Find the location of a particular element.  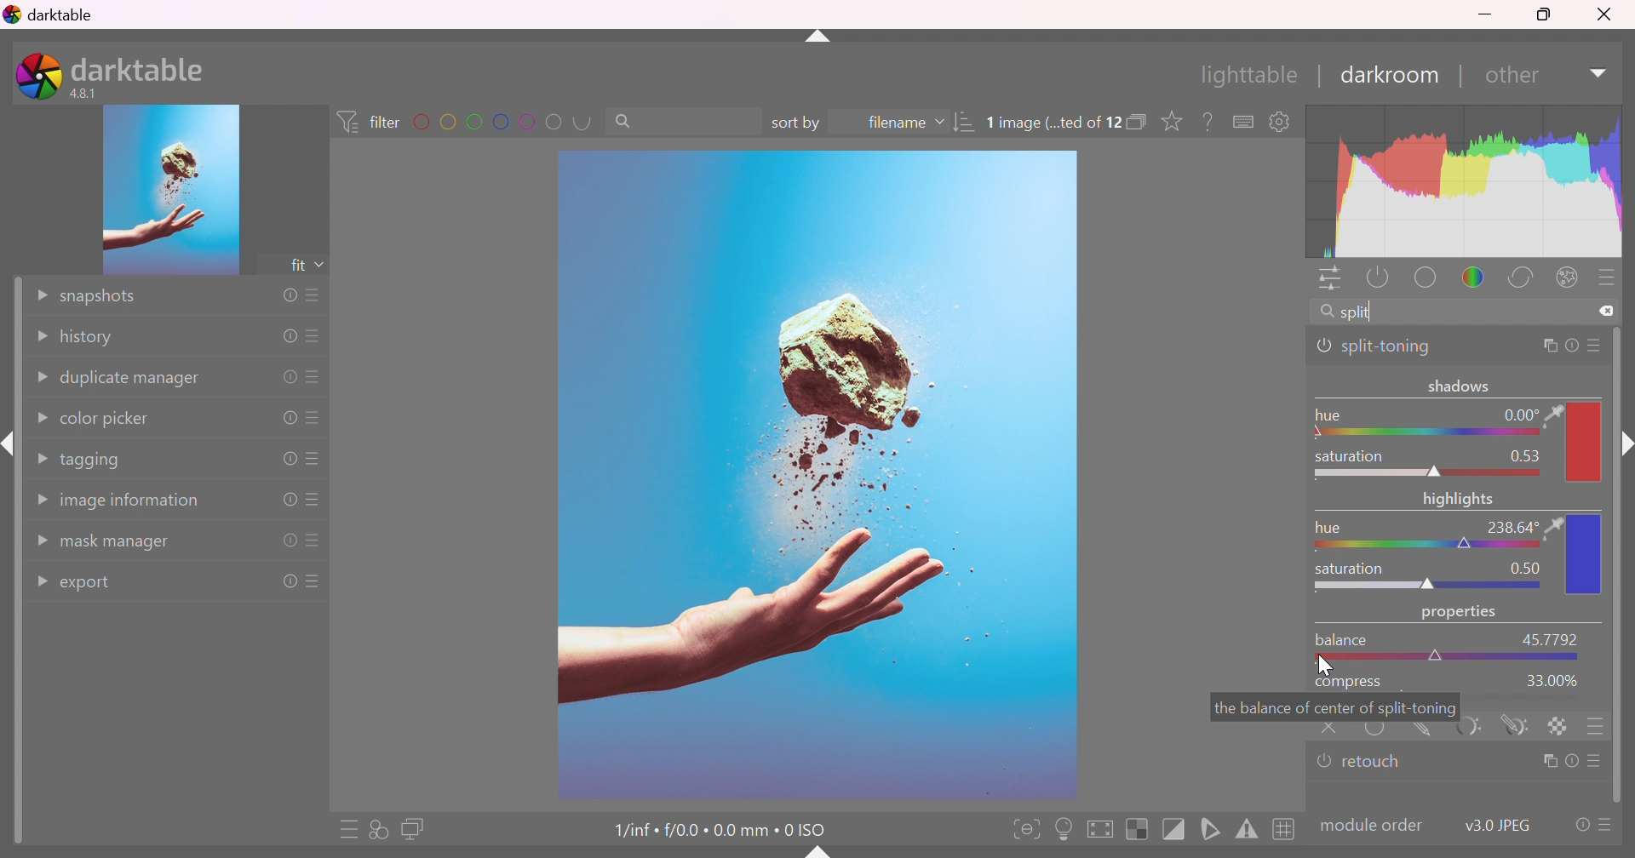

color is located at coordinates (1585, 553).